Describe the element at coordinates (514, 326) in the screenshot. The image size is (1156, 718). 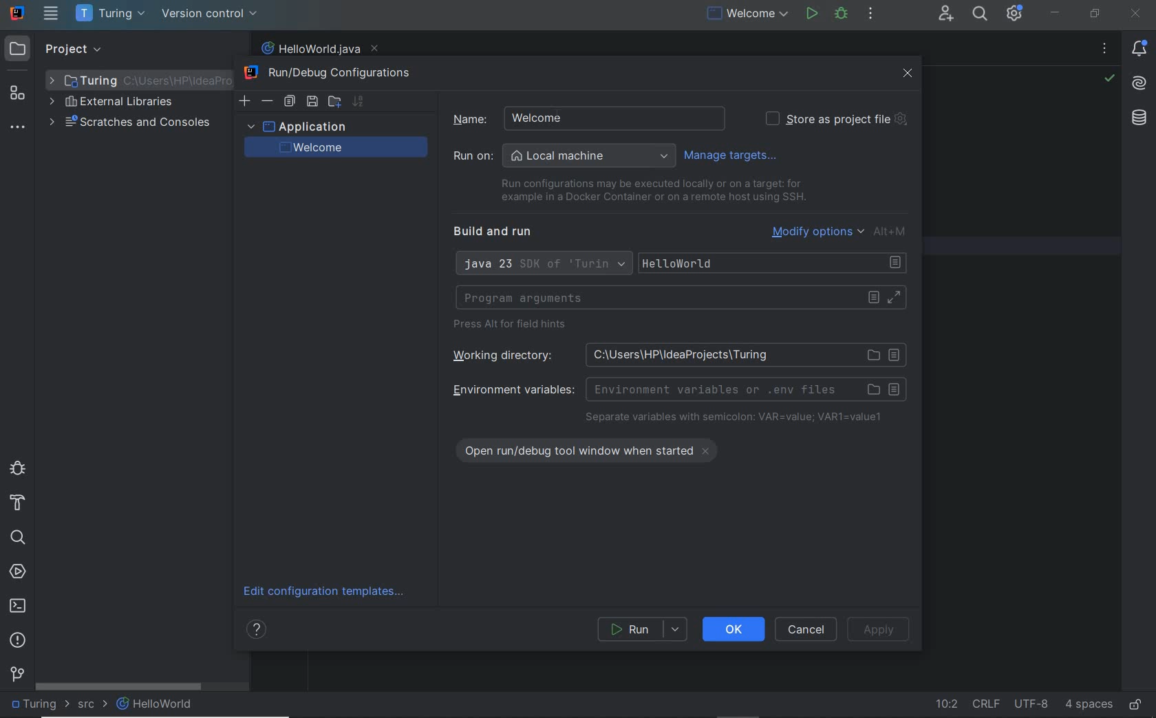
I see `press Alt for field hints` at that location.